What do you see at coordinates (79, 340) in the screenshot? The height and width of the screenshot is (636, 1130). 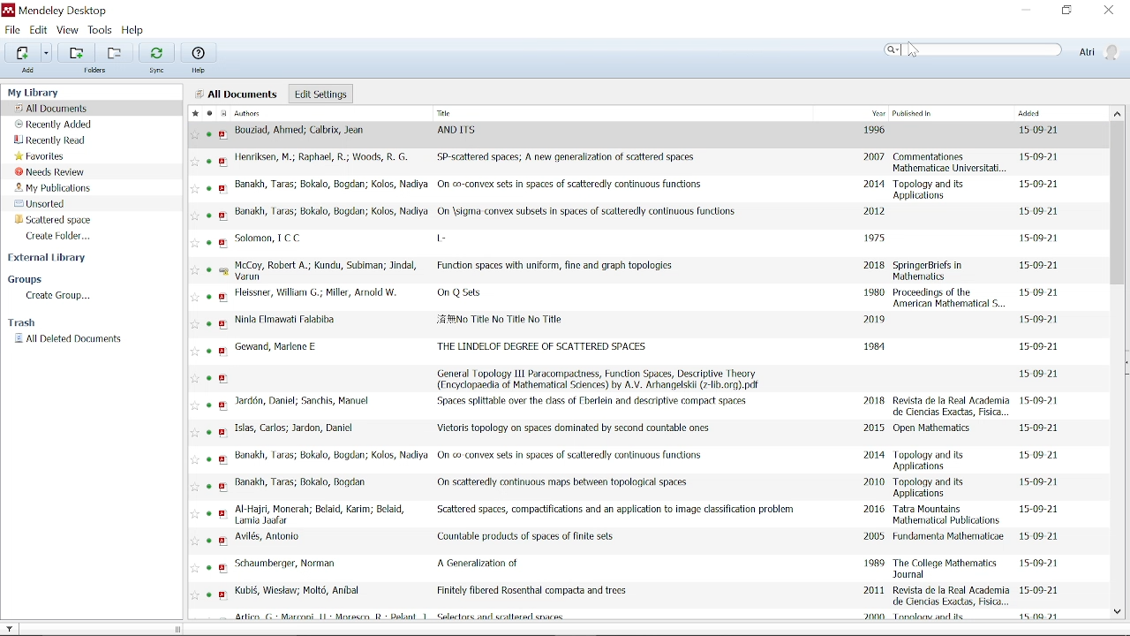 I see `All deleted documents` at bounding box center [79, 340].